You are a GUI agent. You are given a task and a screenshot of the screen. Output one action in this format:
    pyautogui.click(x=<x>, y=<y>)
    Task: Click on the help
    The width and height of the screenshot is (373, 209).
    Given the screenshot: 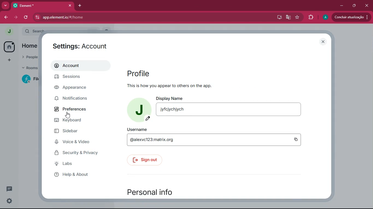 What is the action you would take?
    pyautogui.click(x=77, y=176)
    